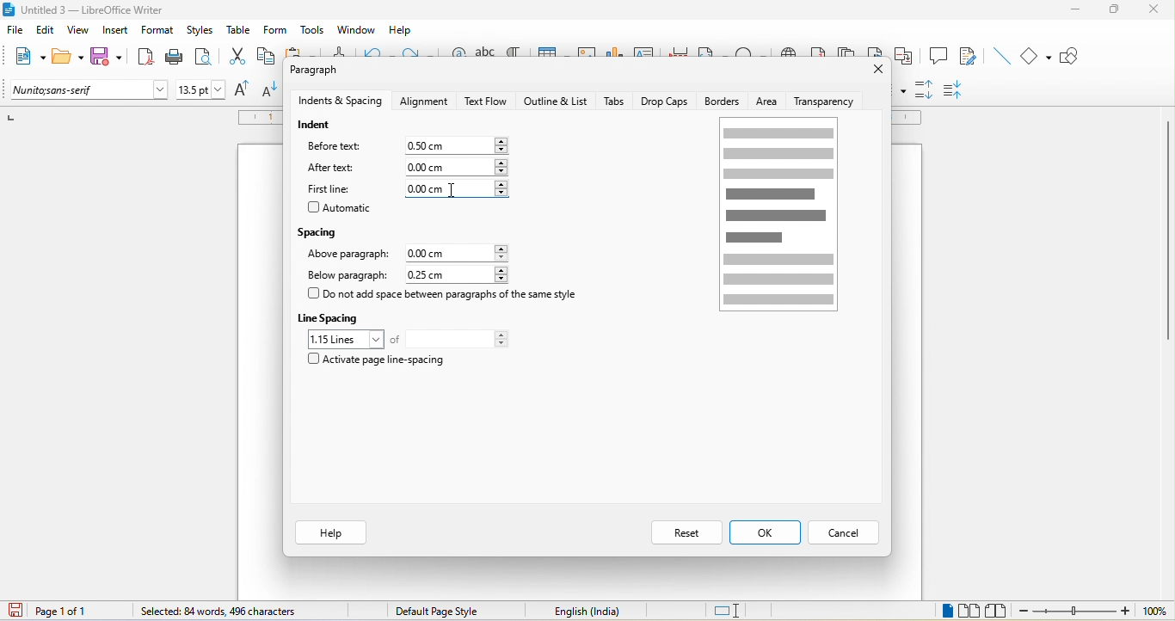 The height and width of the screenshot is (621, 1175). Describe the element at coordinates (311, 31) in the screenshot. I see `tools` at that location.